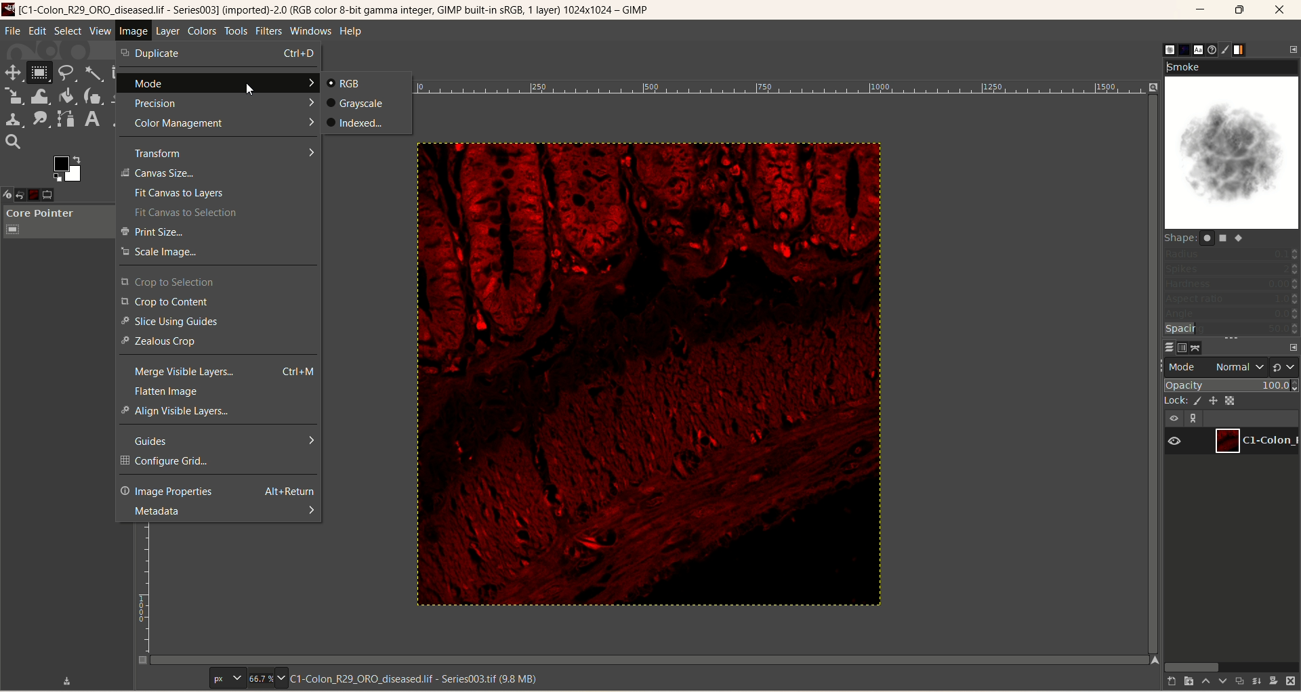  Describe the element at coordinates (53, 223) in the screenshot. I see `core pointer` at that location.